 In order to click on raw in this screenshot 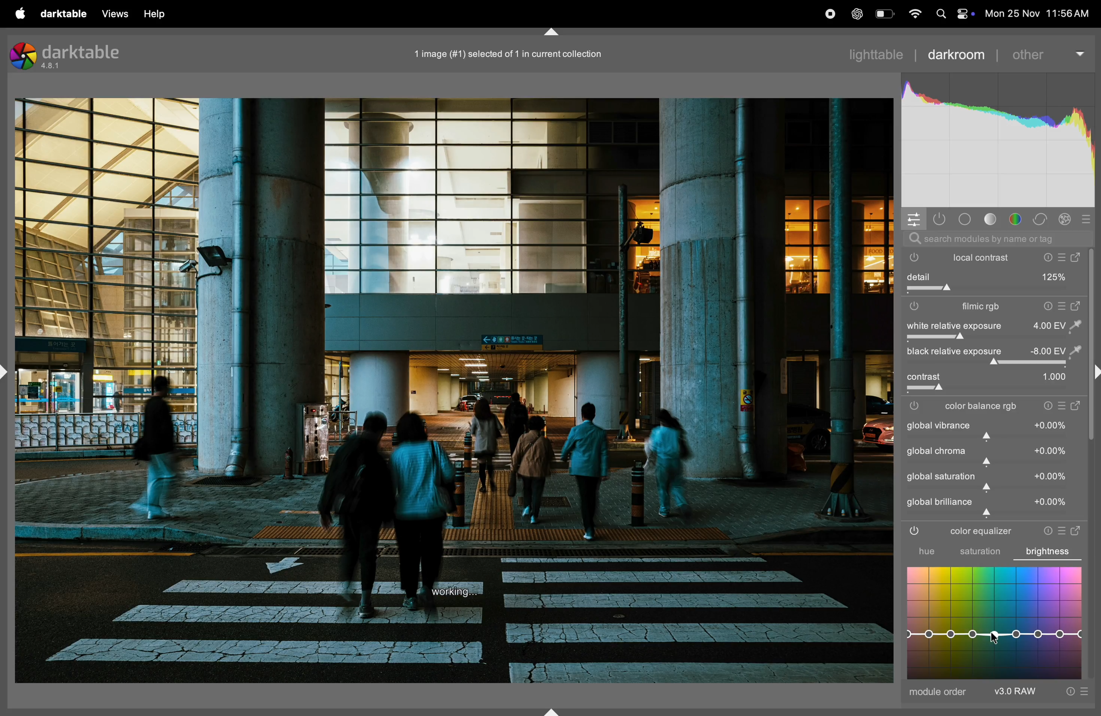, I will do `click(1042, 692)`.